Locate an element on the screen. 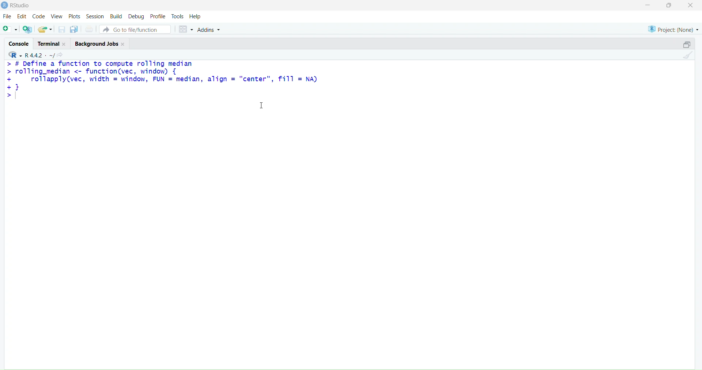  close is located at coordinates (123, 45).